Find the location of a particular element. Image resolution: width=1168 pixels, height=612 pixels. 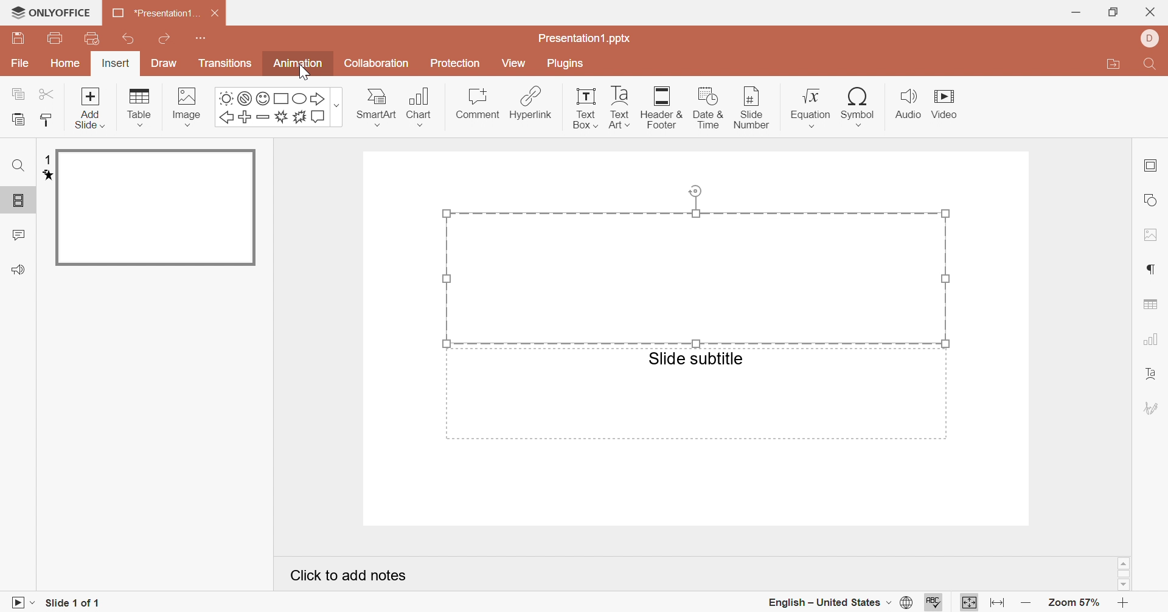

draw is located at coordinates (164, 63).